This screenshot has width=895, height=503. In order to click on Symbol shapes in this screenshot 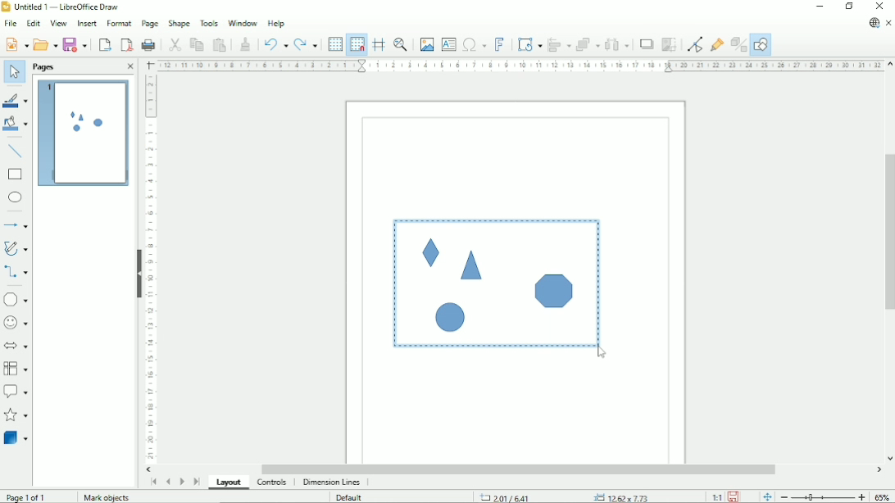, I will do `click(16, 323)`.